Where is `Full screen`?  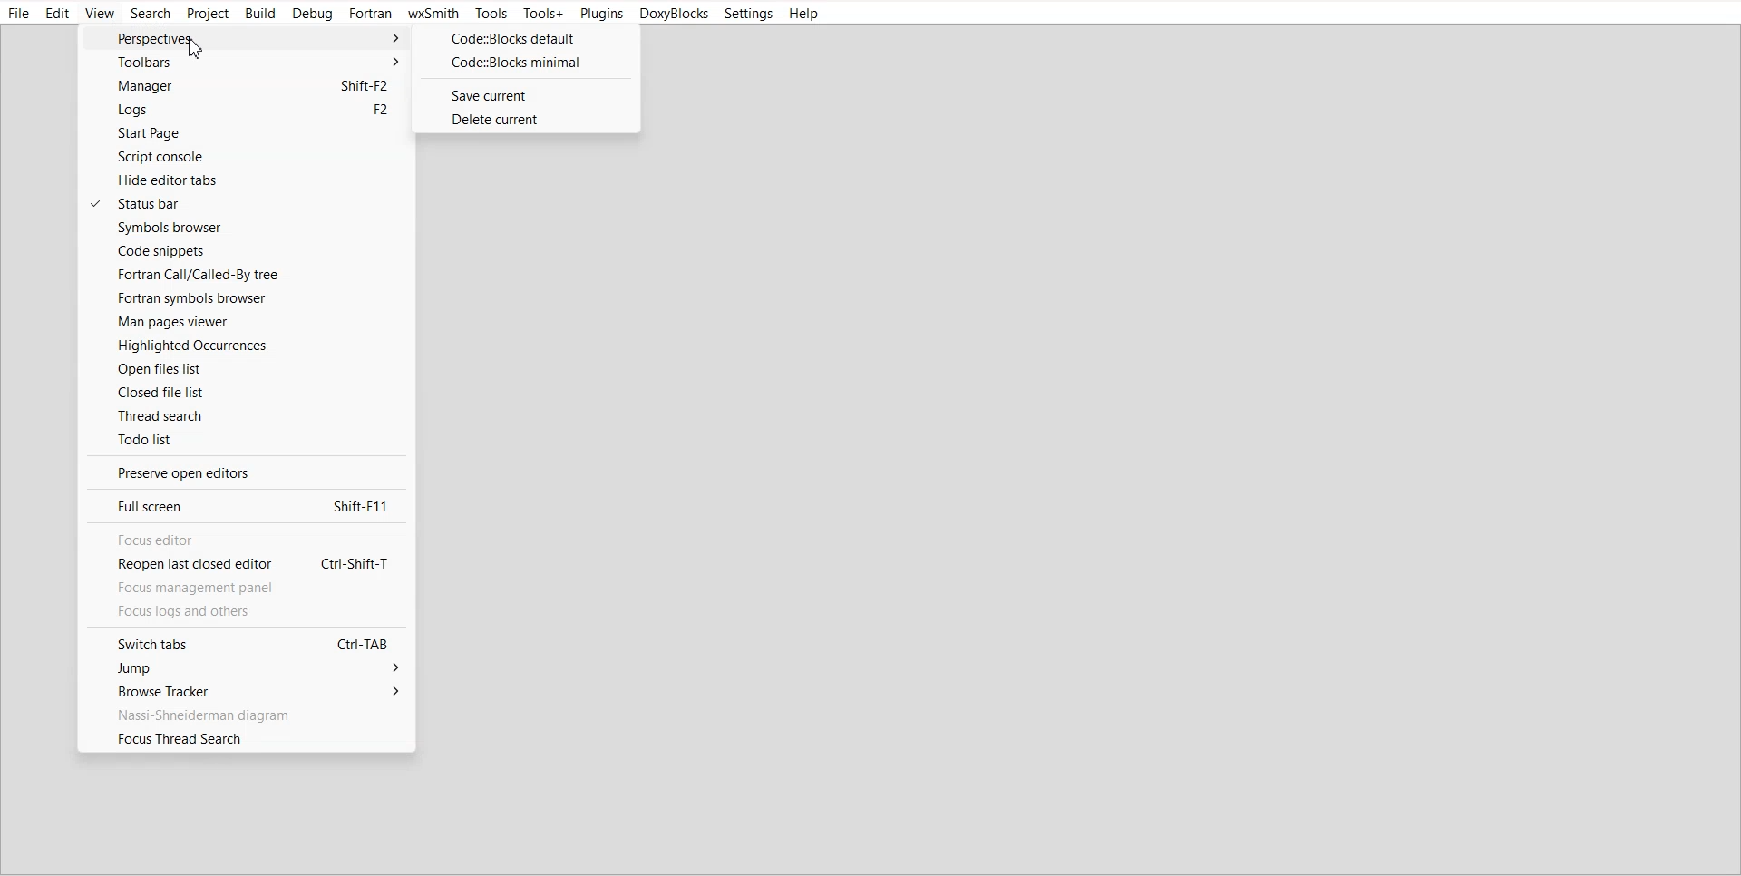
Full screen is located at coordinates (241, 505).